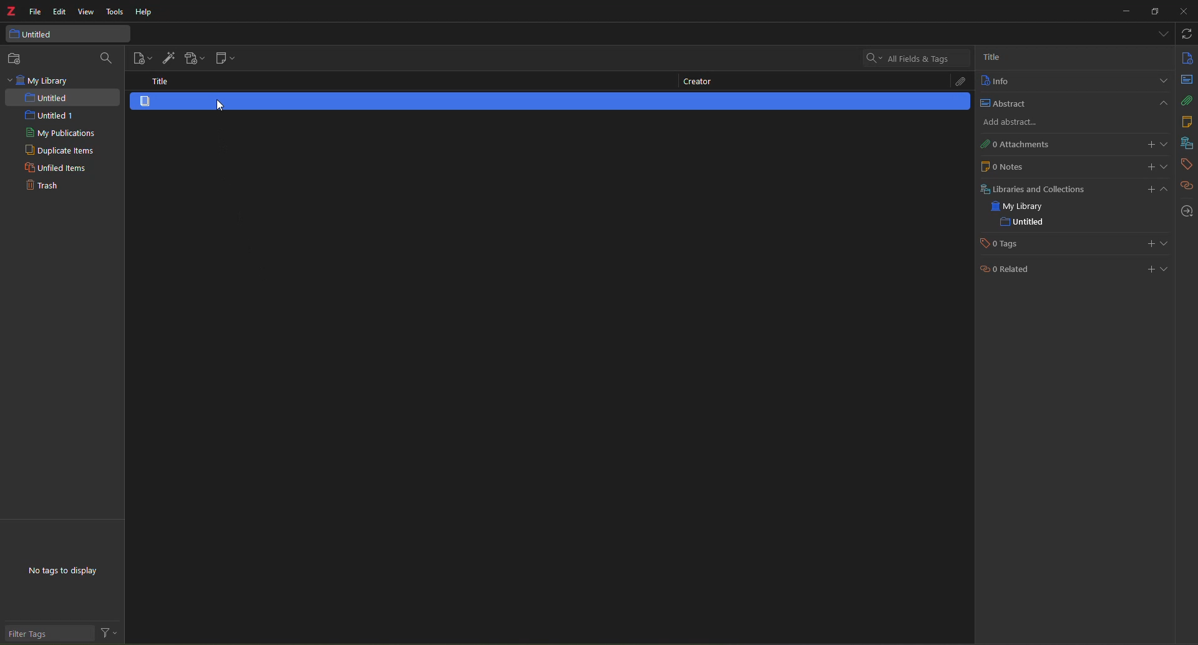 The height and width of the screenshot is (645, 1198). Describe the element at coordinates (995, 81) in the screenshot. I see `info` at that location.